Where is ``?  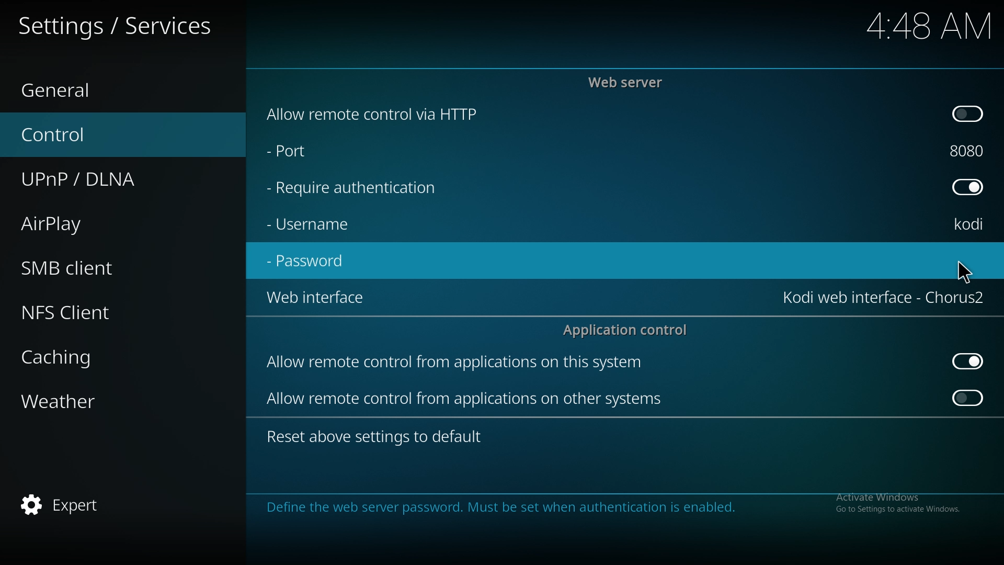  is located at coordinates (915, 26).